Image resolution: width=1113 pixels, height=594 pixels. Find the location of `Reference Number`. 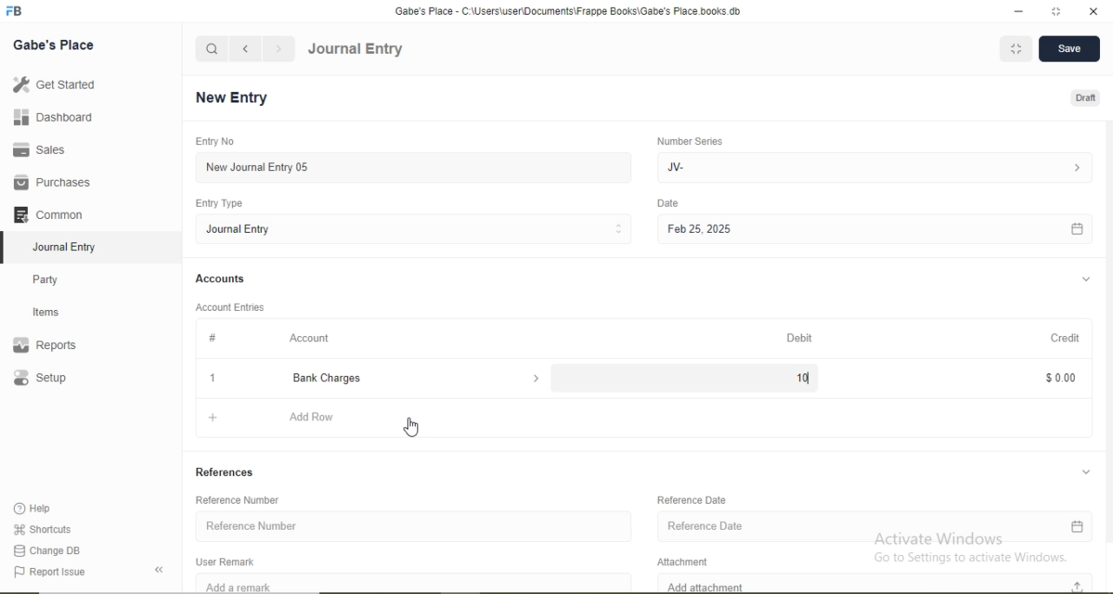

Reference Number is located at coordinates (414, 524).